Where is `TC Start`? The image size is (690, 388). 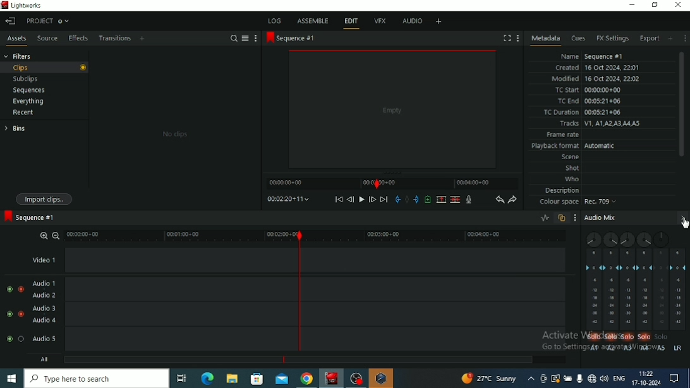
TC Start is located at coordinates (590, 90).